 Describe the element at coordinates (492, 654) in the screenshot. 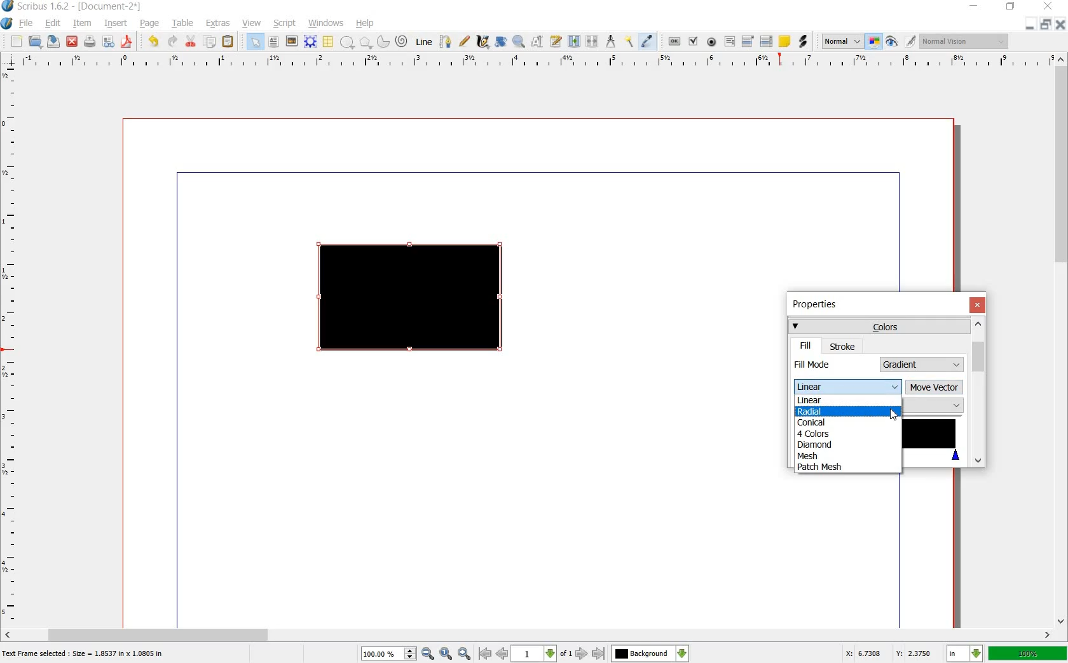

I see `go to previous or first page` at that location.